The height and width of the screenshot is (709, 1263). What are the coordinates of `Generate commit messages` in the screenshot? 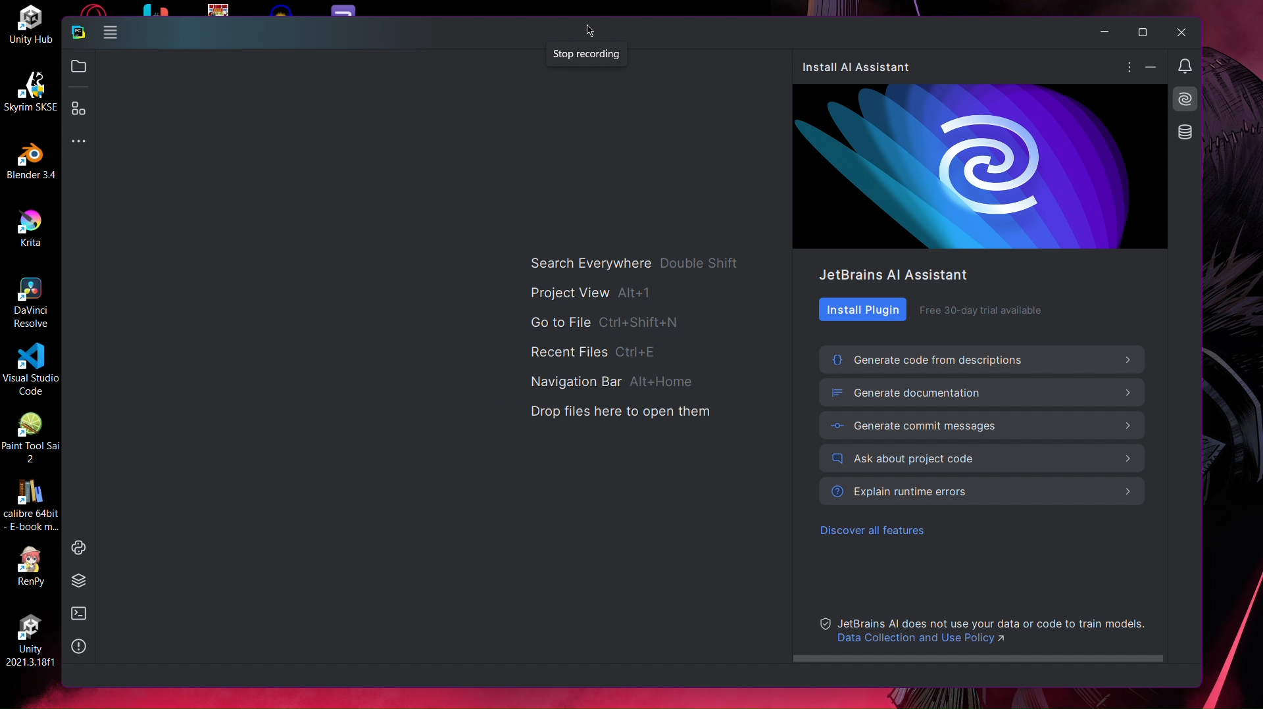 It's located at (985, 426).